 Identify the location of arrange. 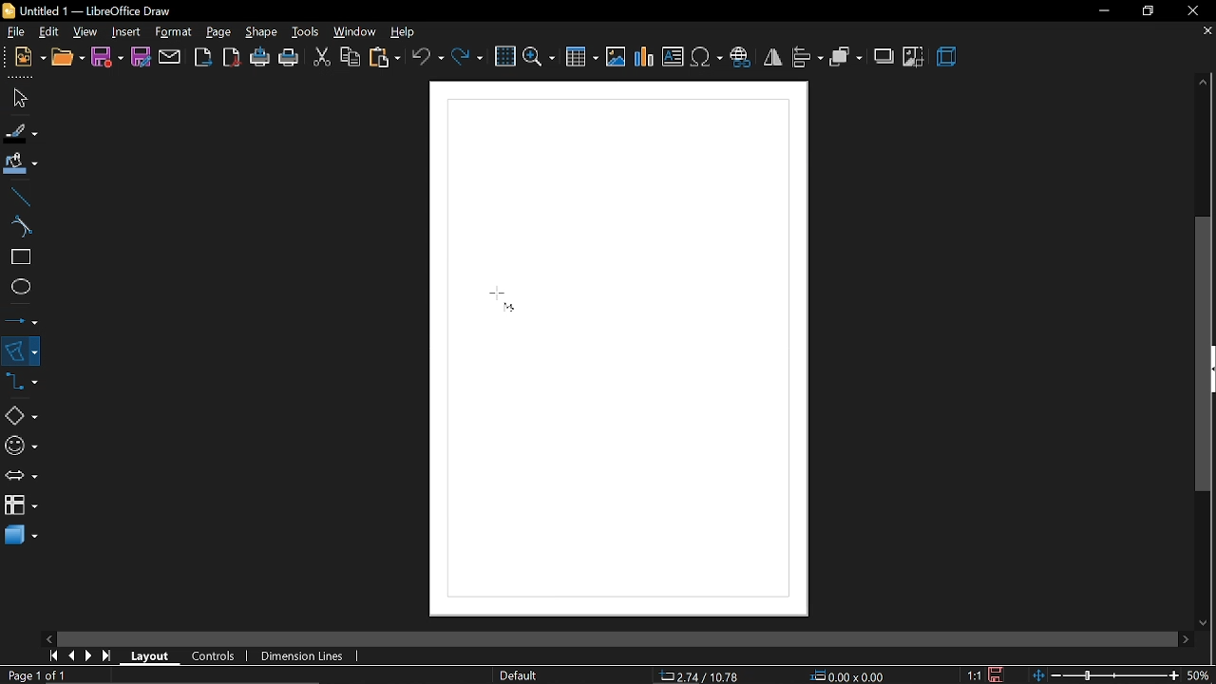
(845, 56).